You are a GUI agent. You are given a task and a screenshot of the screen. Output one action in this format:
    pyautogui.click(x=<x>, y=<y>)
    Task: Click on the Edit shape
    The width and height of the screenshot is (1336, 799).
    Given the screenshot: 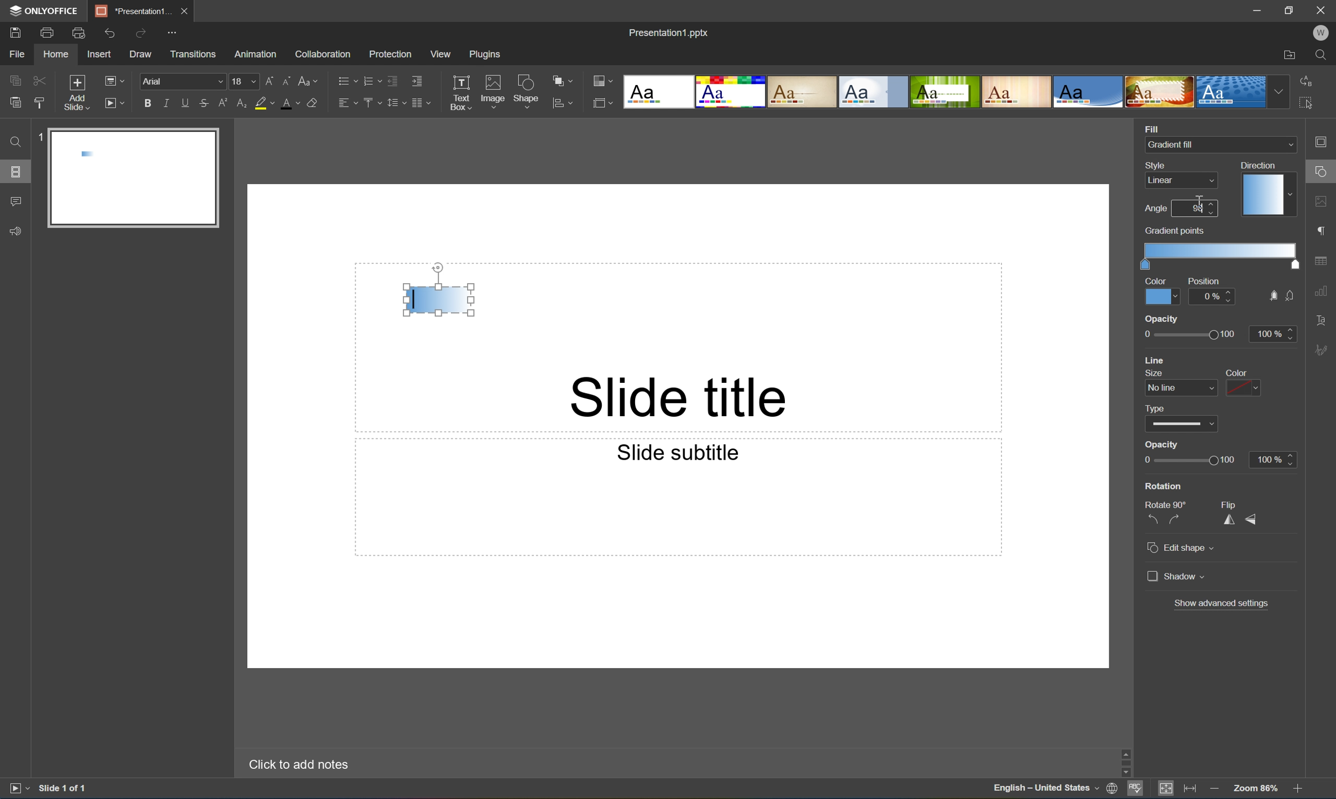 What is the action you would take?
    pyautogui.click(x=1182, y=549)
    